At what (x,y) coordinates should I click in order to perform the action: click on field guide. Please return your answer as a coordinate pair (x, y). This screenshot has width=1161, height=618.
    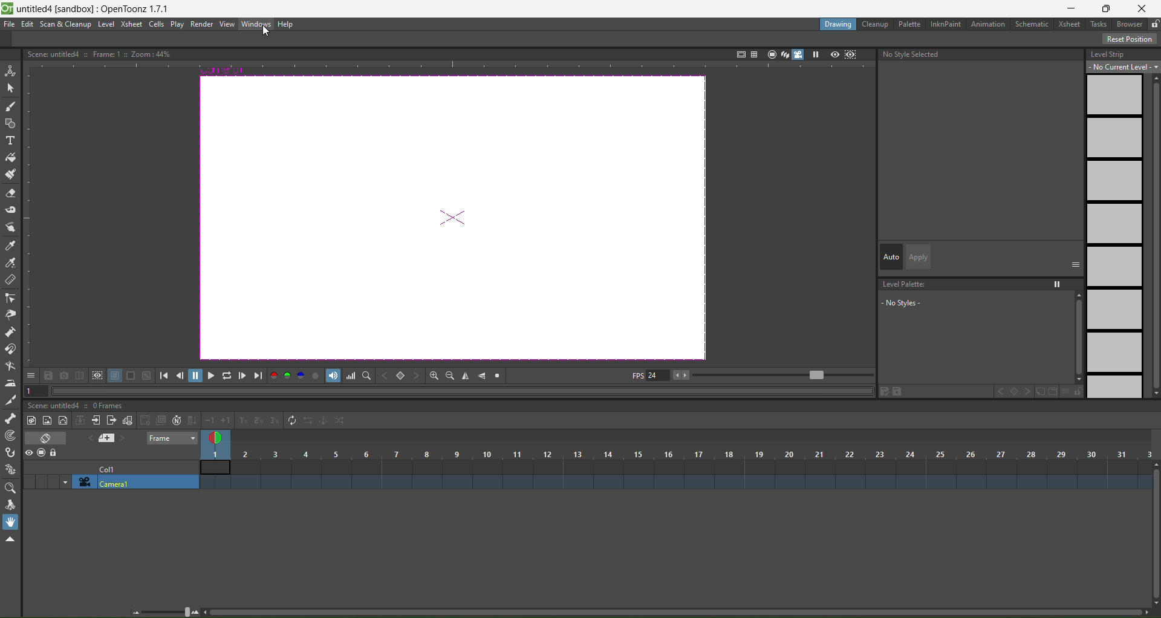
    Looking at the image, I should click on (753, 53).